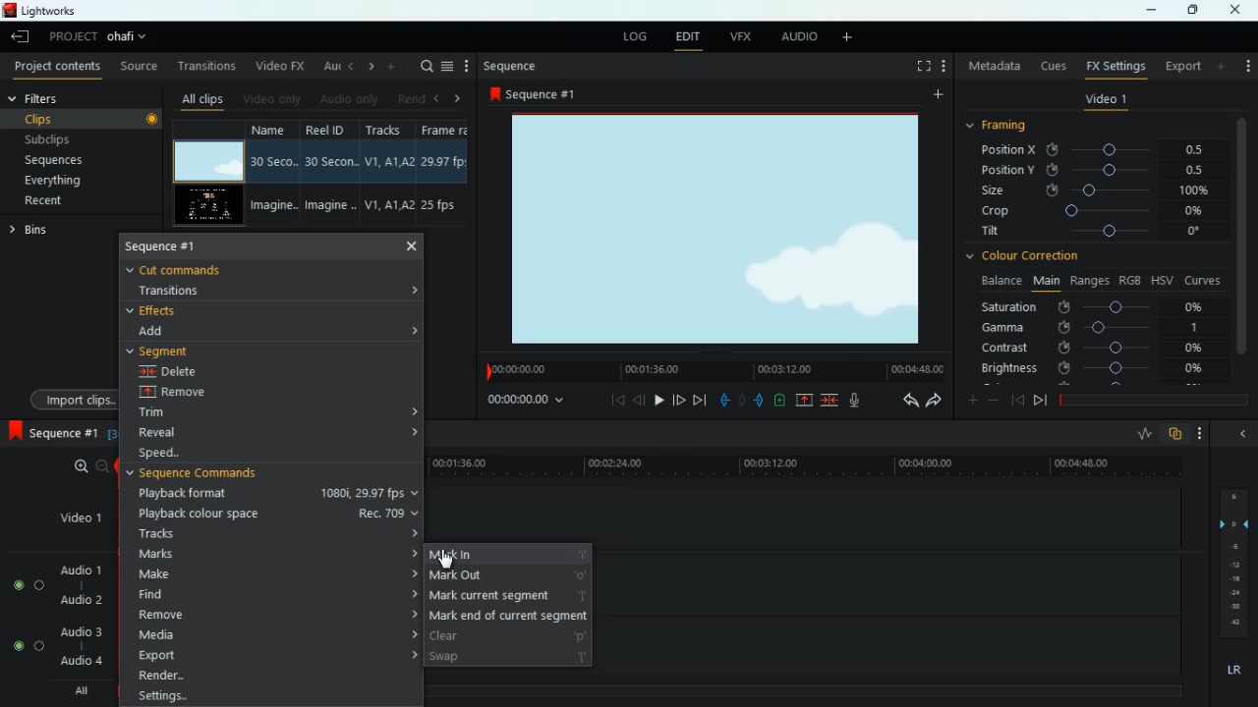 This screenshot has width=1258, height=707. What do you see at coordinates (1151, 400) in the screenshot?
I see `timeline` at bounding box center [1151, 400].